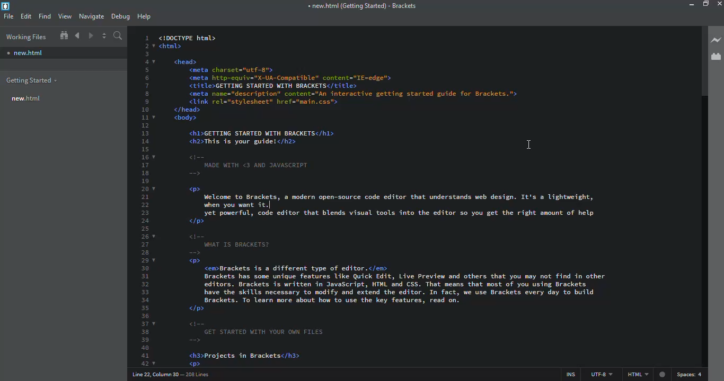 This screenshot has width=724, height=381. What do you see at coordinates (143, 16) in the screenshot?
I see `help` at bounding box center [143, 16].